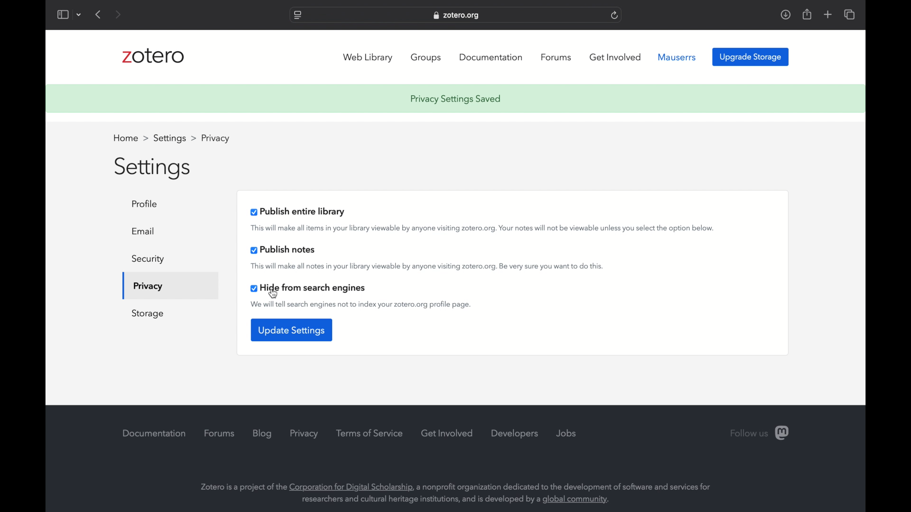 The image size is (911, 512). Describe the element at coordinates (146, 204) in the screenshot. I see `profile` at that location.